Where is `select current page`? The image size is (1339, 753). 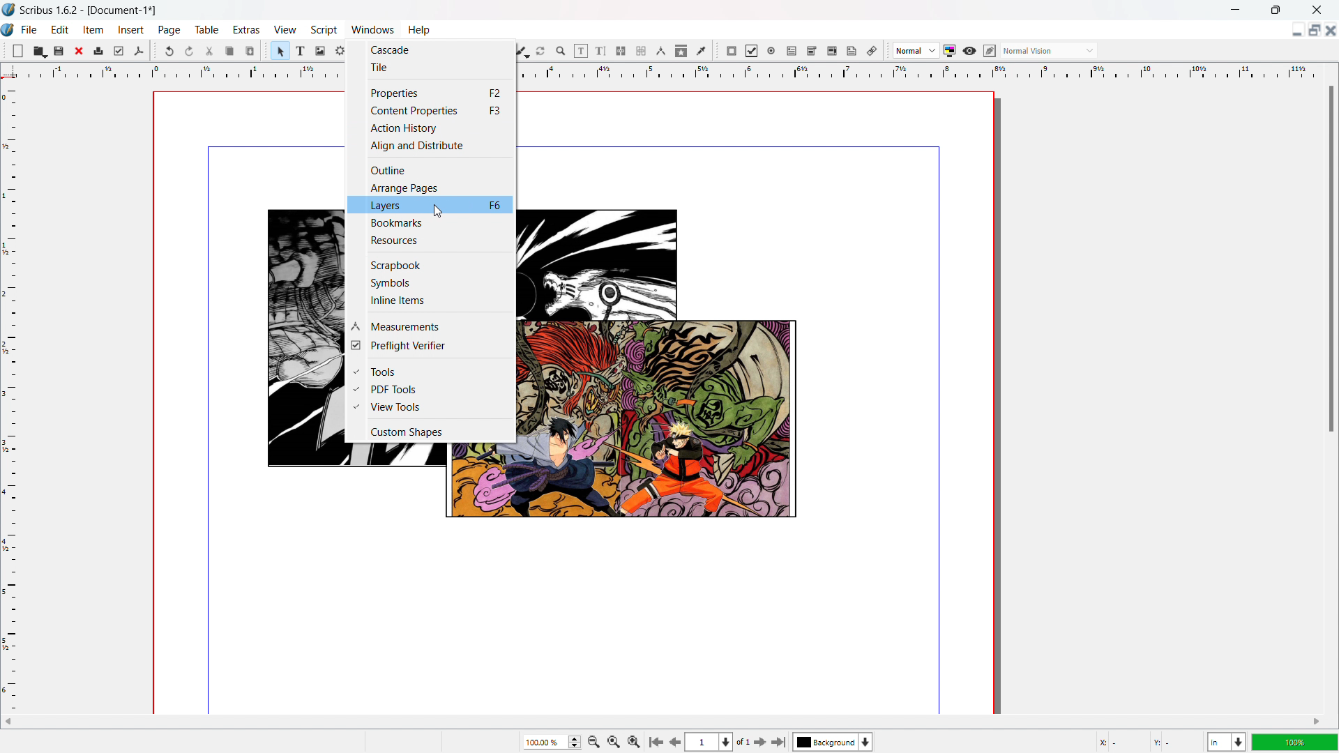
select current page is located at coordinates (710, 742).